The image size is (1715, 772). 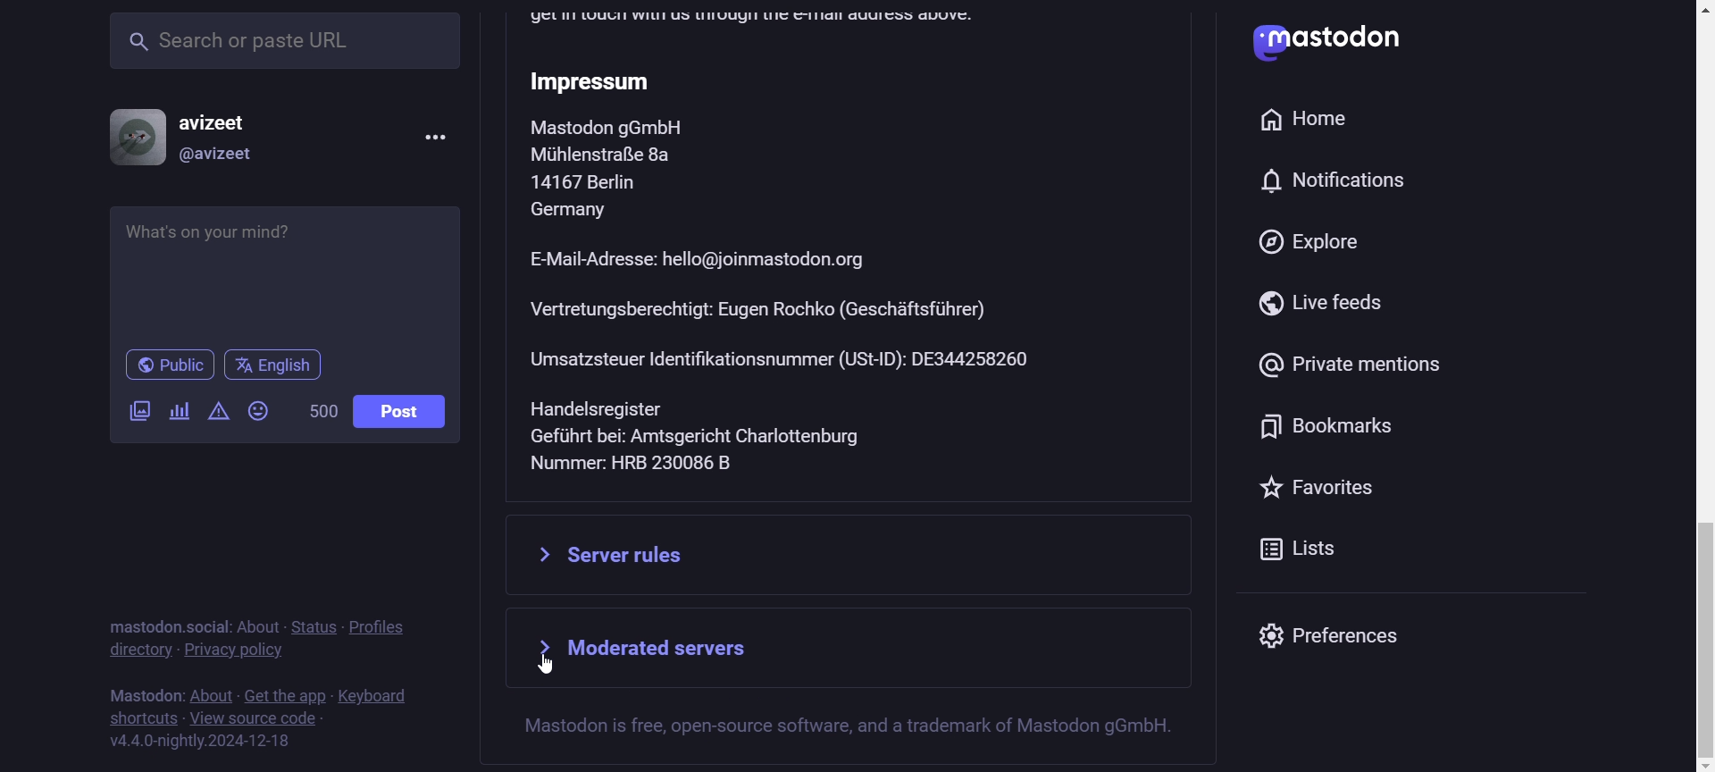 What do you see at coordinates (1318, 430) in the screenshot?
I see `bookmarks` at bounding box center [1318, 430].